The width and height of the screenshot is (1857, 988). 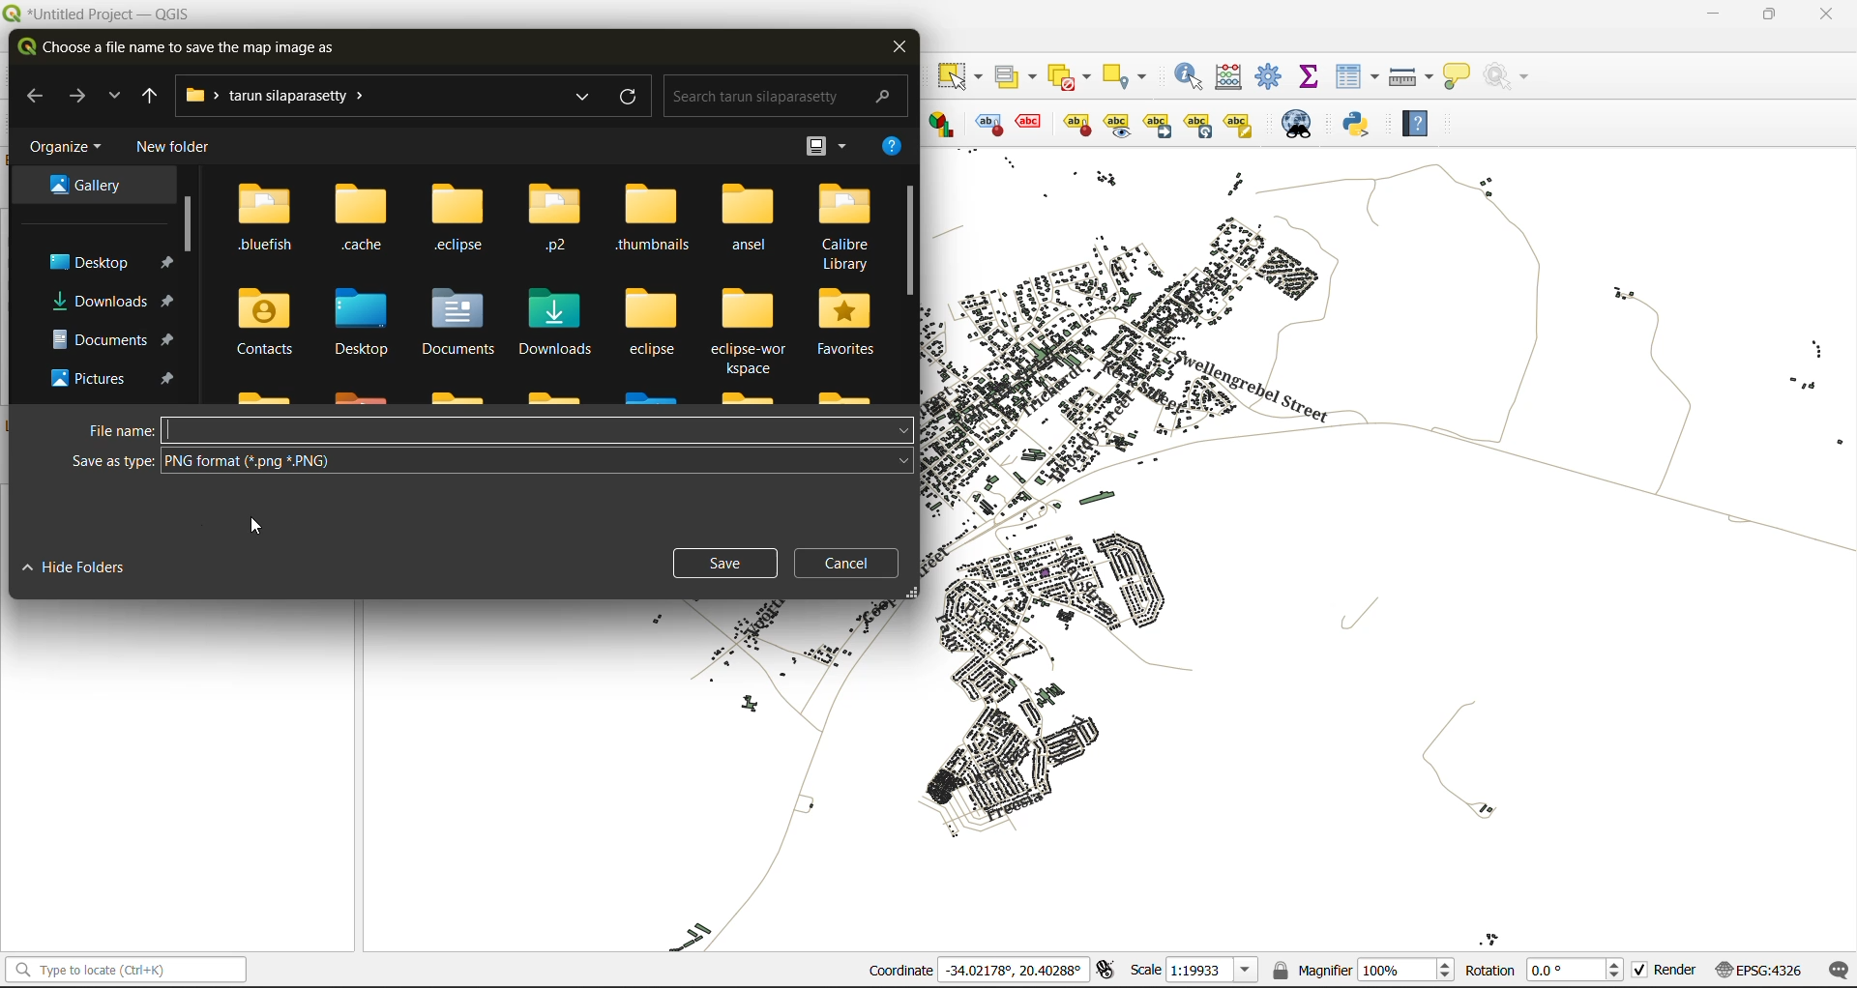 I want to click on vertical scroll bar, so click(x=909, y=243).